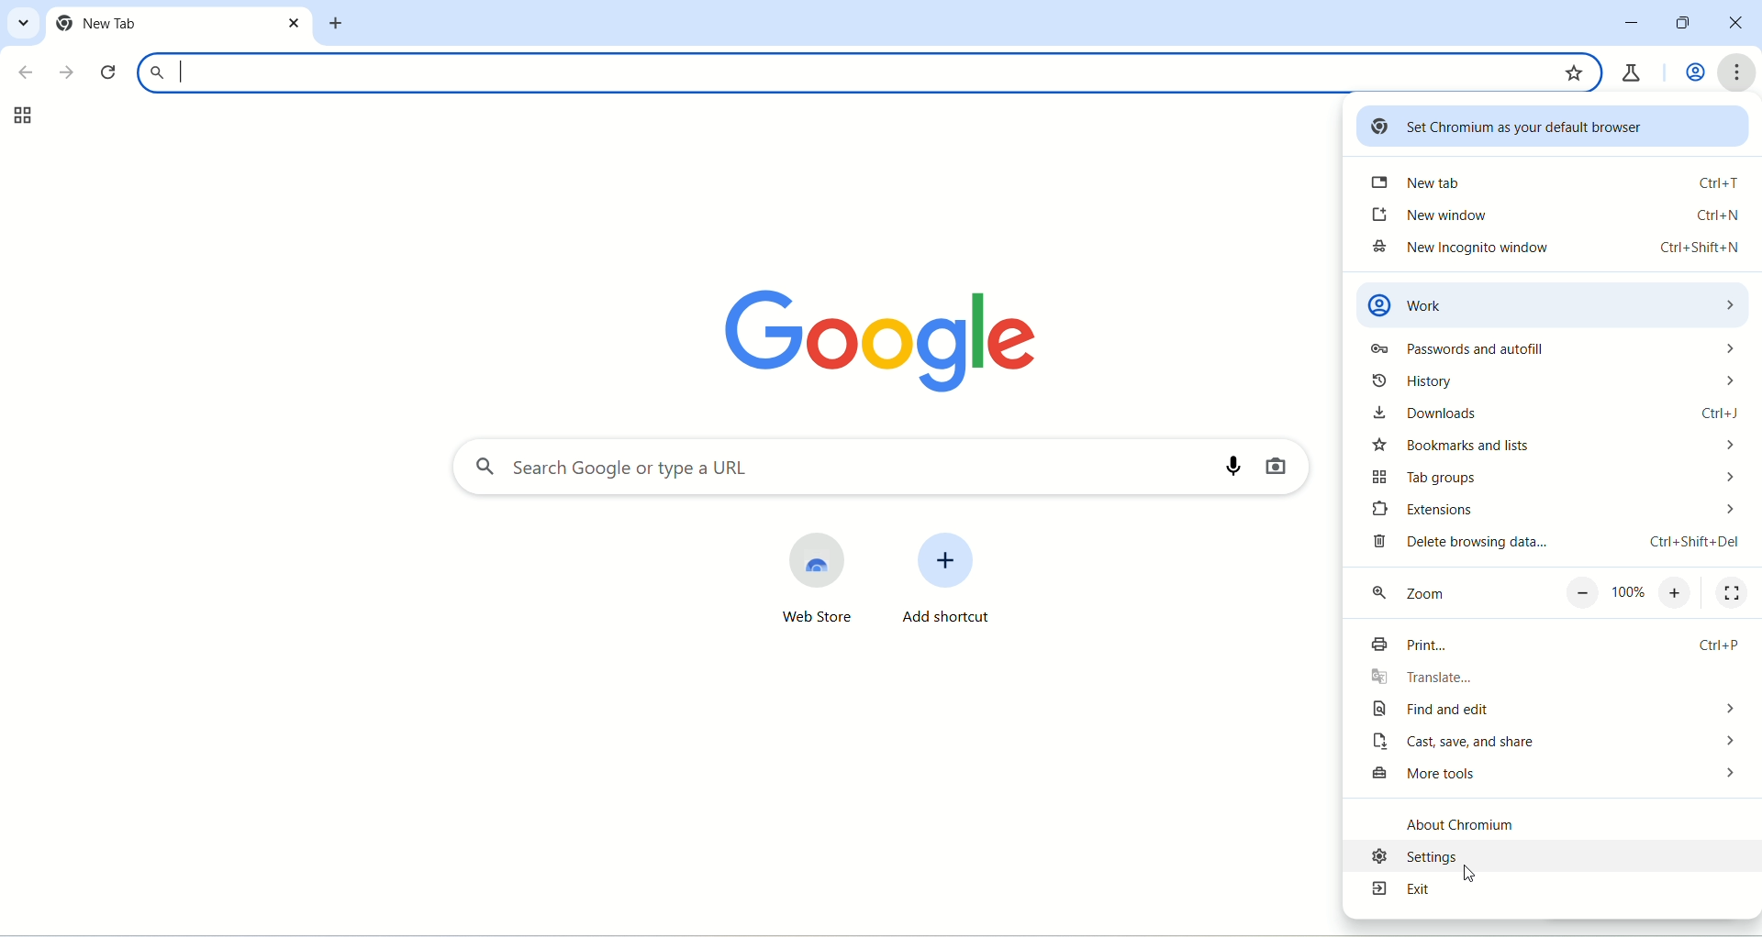 Image resolution: width=1762 pixels, height=937 pixels. Describe the element at coordinates (1551, 711) in the screenshot. I see `find and edit` at that location.